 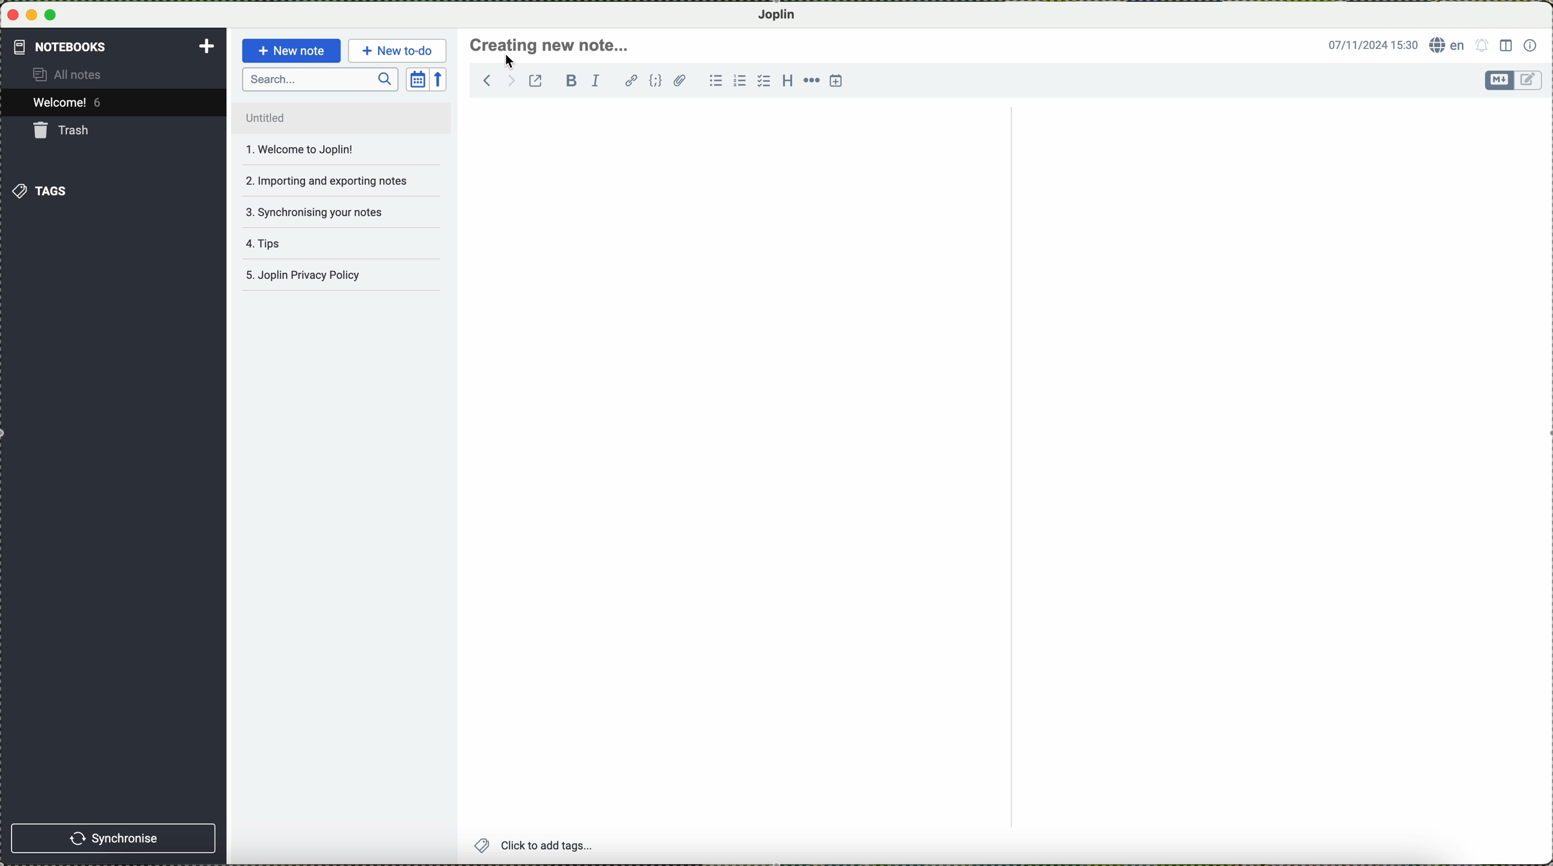 I want to click on reverse sort order, so click(x=441, y=78).